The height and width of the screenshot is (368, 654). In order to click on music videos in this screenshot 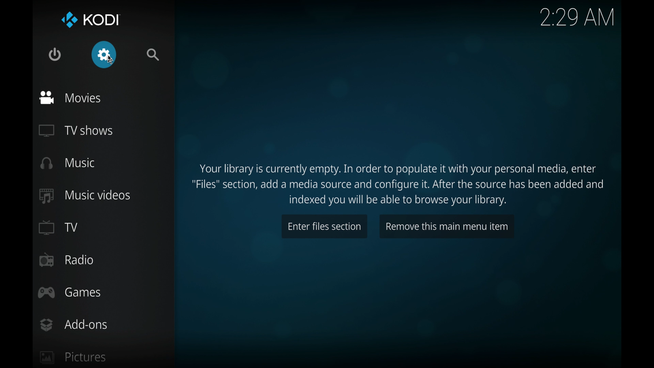, I will do `click(85, 196)`.